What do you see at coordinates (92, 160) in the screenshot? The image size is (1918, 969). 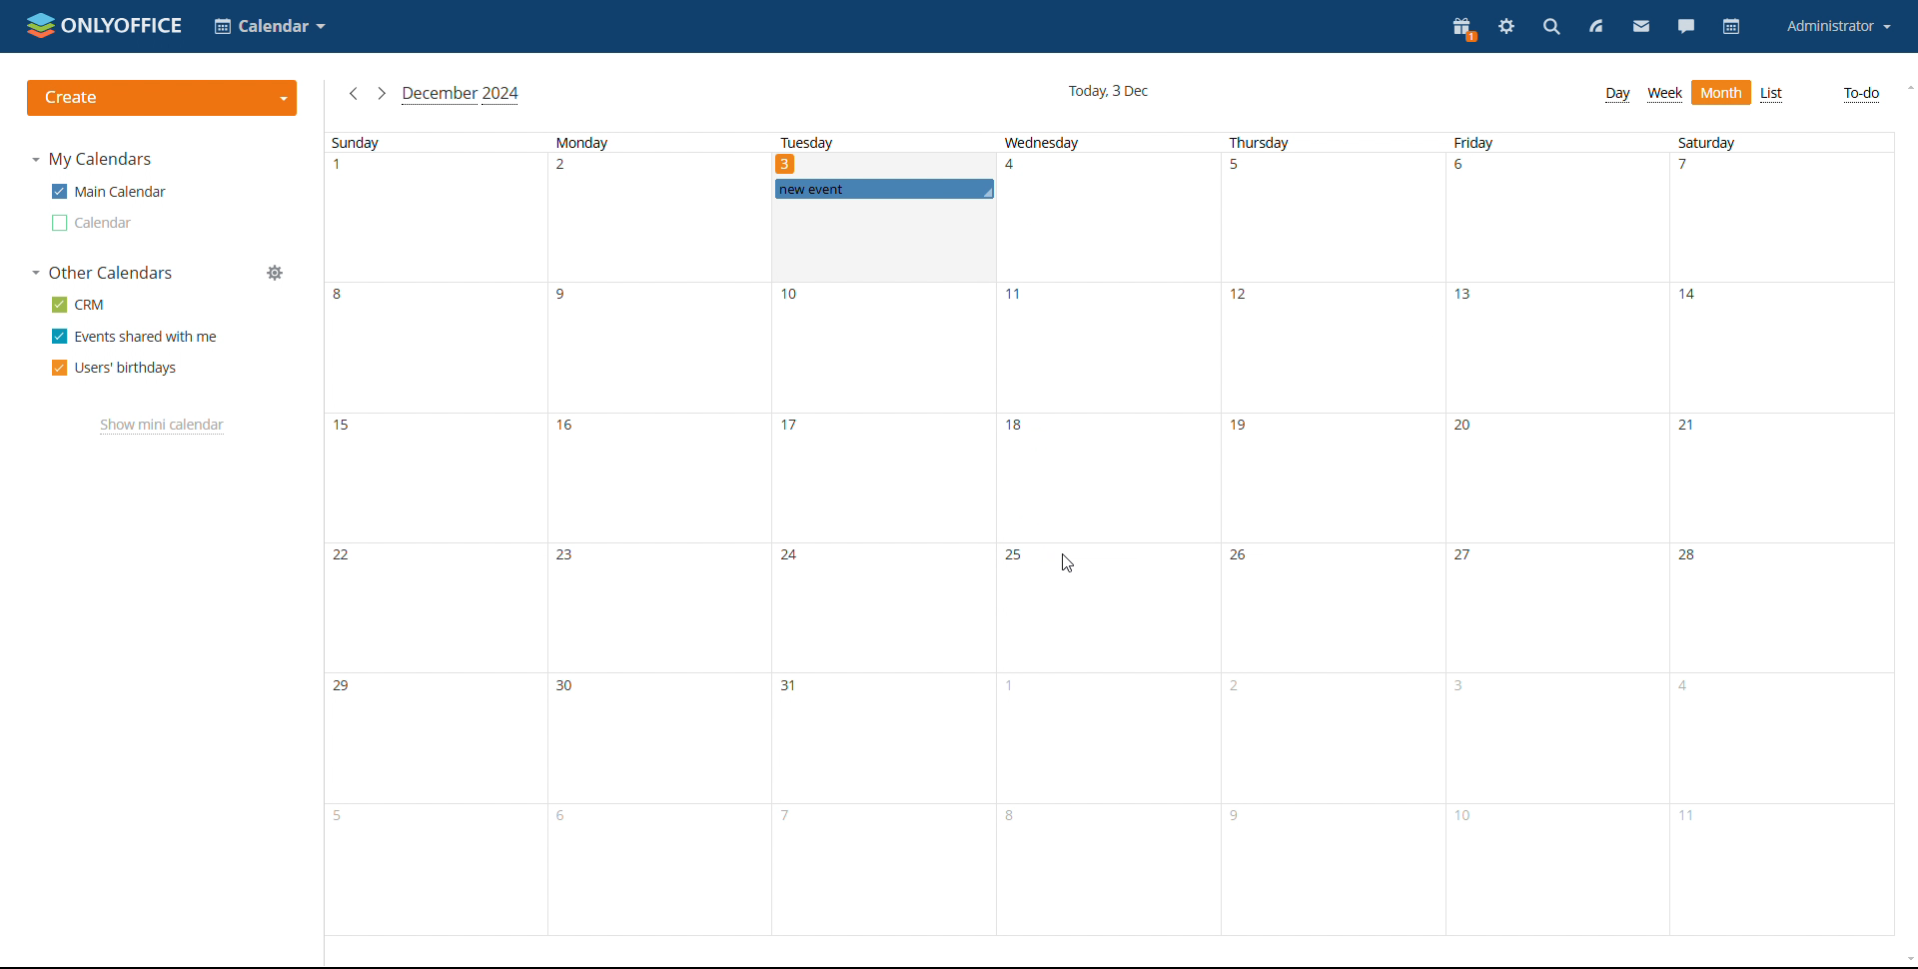 I see `my calendars` at bounding box center [92, 160].